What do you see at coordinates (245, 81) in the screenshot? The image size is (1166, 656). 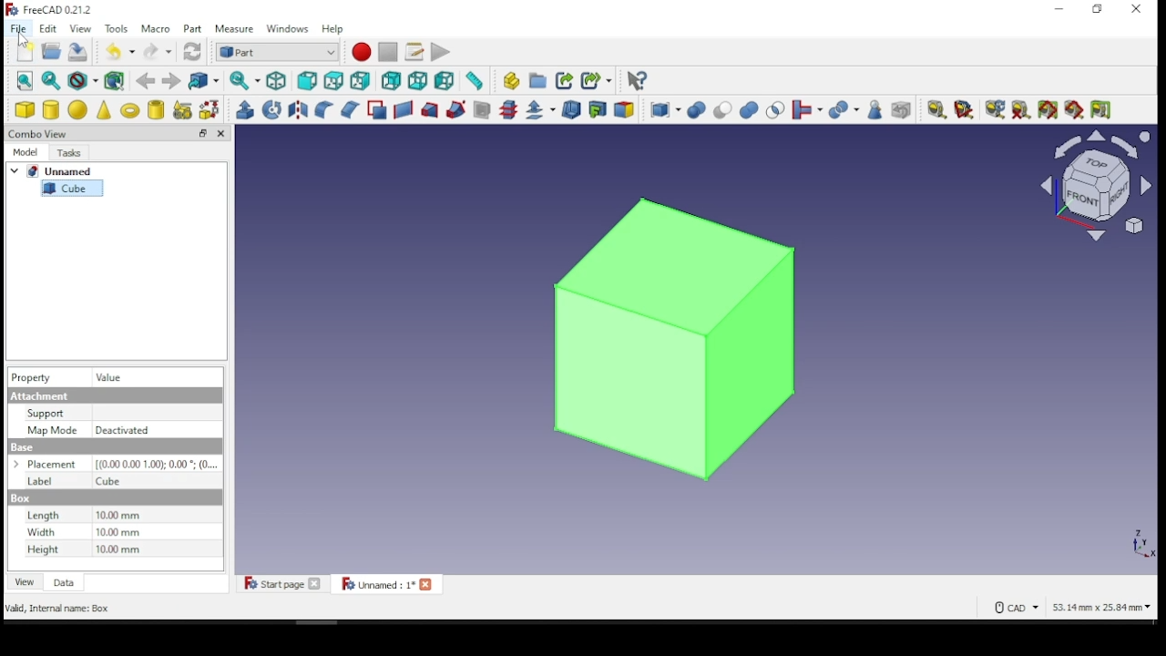 I see `sync view` at bounding box center [245, 81].